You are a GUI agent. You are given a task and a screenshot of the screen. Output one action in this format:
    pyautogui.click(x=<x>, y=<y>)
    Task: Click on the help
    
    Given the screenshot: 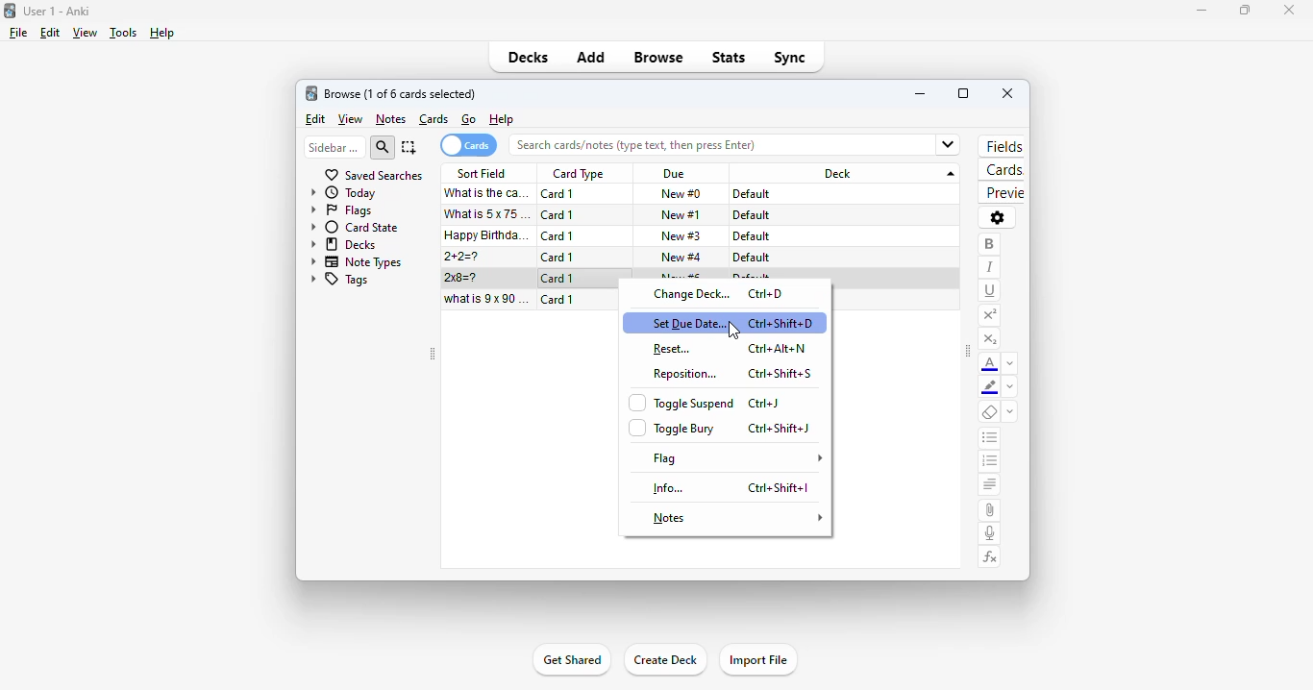 What is the action you would take?
    pyautogui.click(x=161, y=33)
    